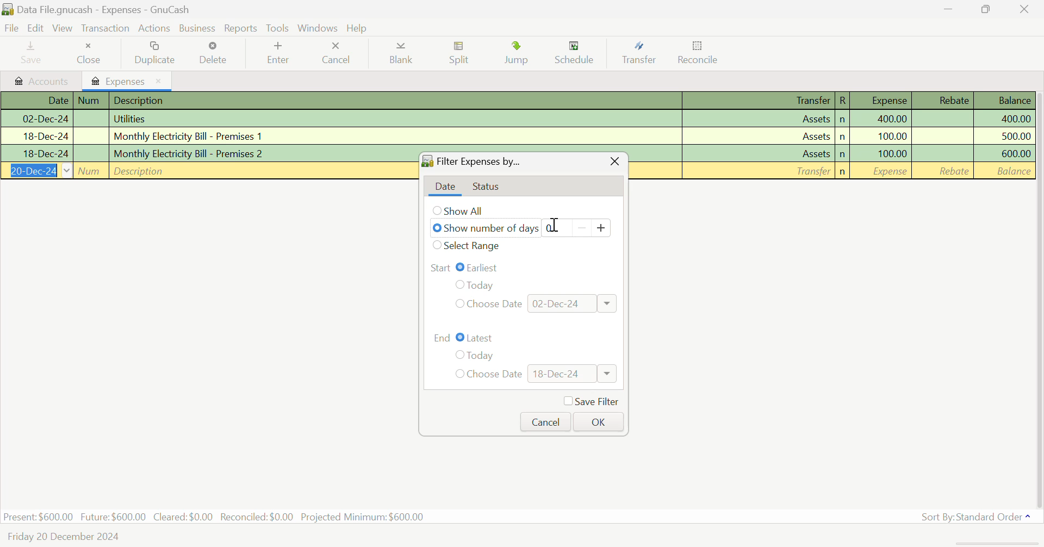 Image resolution: width=1044 pixels, height=547 pixels. What do you see at coordinates (36, 28) in the screenshot?
I see `Edit` at bounding box center [36, 28].